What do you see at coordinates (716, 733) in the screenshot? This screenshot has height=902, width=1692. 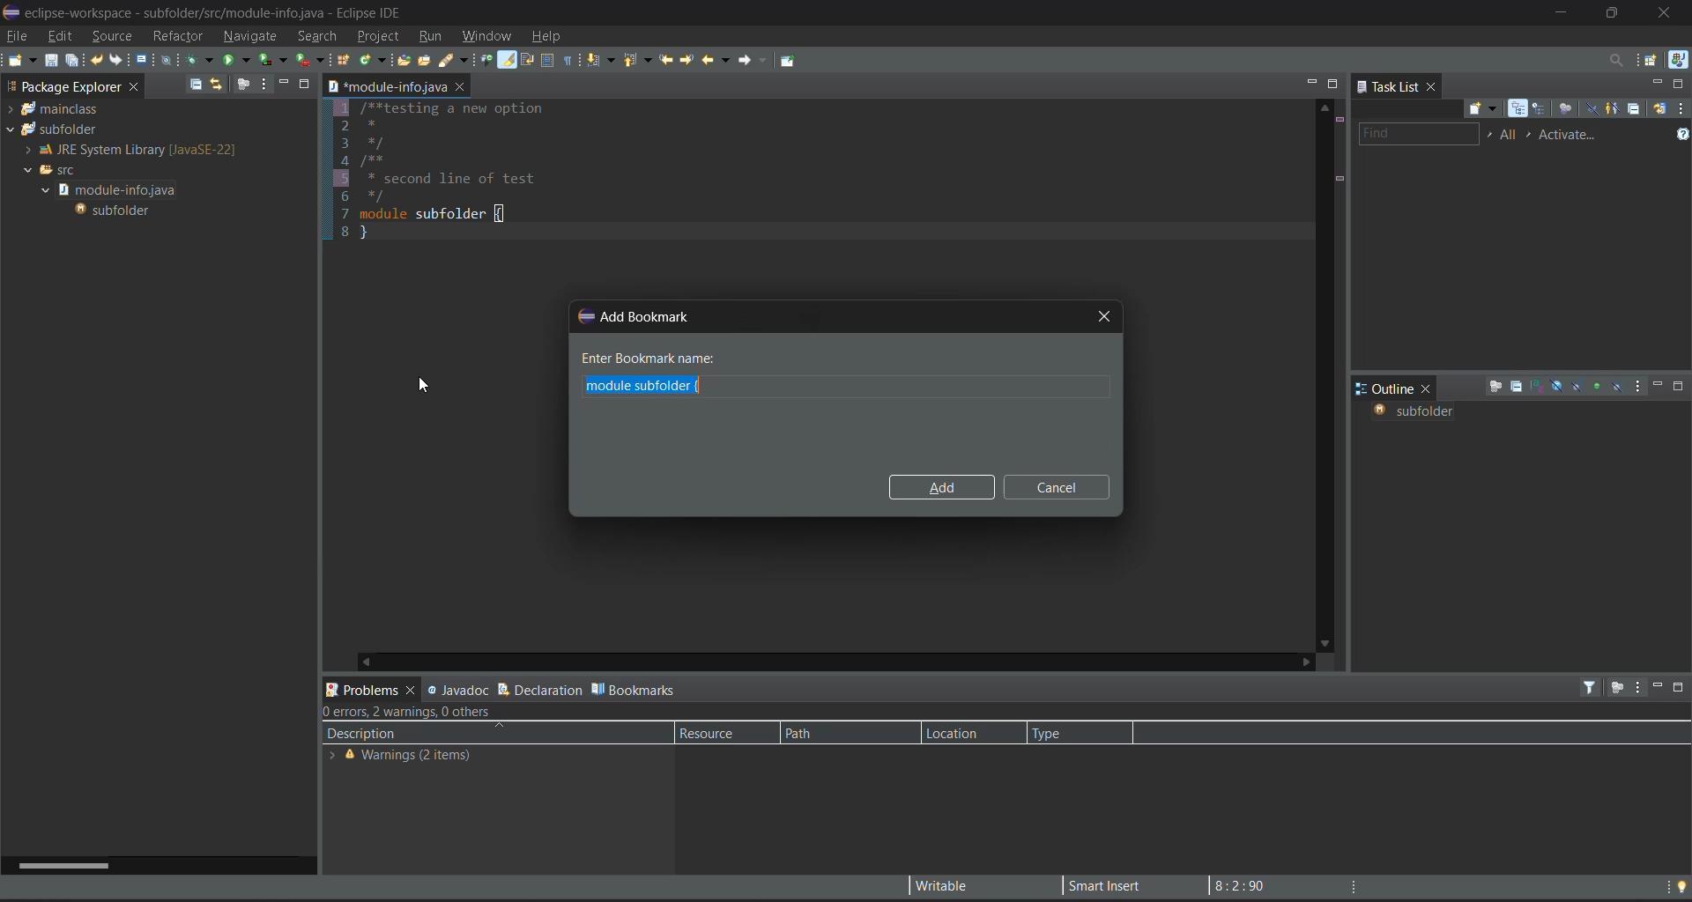 I see `resource` at bounding box center [716, 733].